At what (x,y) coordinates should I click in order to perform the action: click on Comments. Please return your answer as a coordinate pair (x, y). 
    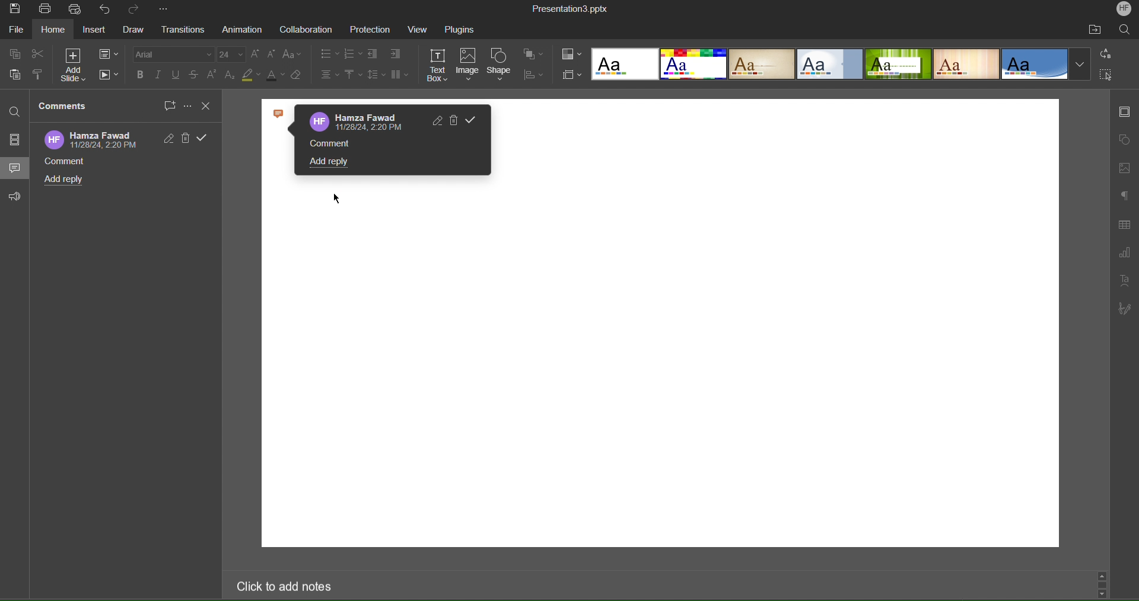
    Looking at the image, I should click on (15, 167).